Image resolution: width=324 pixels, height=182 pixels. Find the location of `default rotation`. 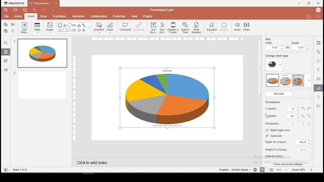

default rotation is located at coordinates (275, 156).